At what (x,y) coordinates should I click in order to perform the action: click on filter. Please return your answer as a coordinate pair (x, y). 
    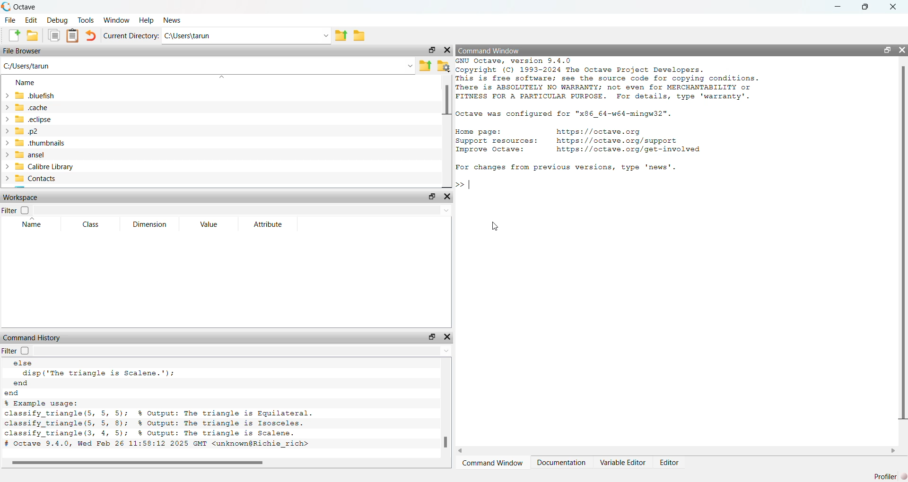
    Looking at the image, I should click on (17, 211).